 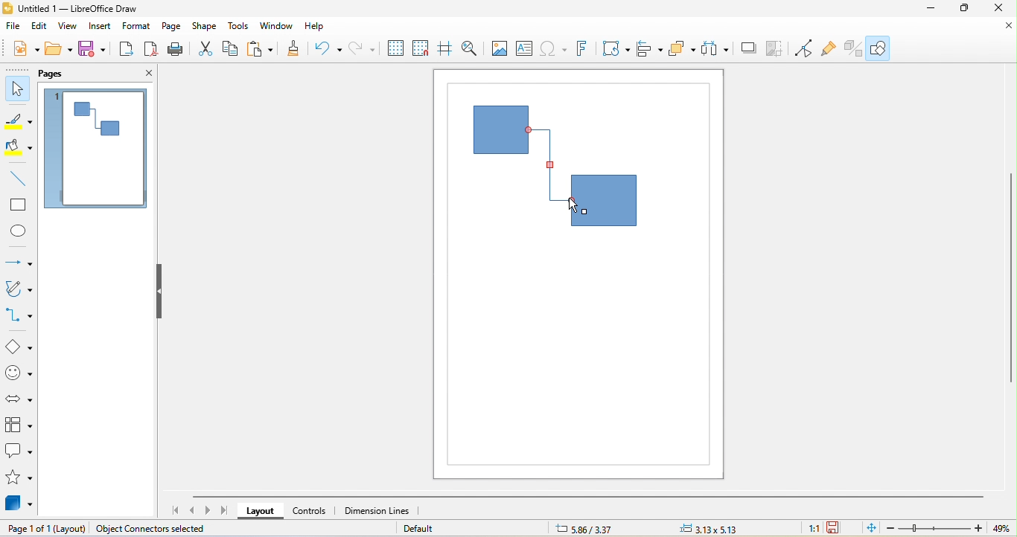 I want to click on paste, so click(x=264, y=49).